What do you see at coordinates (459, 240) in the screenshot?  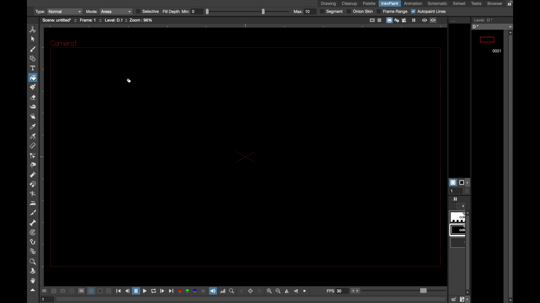 I see `obscure tab` at bounding box center [459, 240].